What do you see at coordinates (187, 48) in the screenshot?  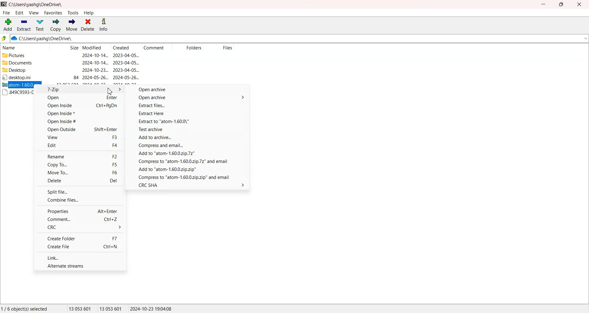 I see `Folders` at bounding box center [187, 48].